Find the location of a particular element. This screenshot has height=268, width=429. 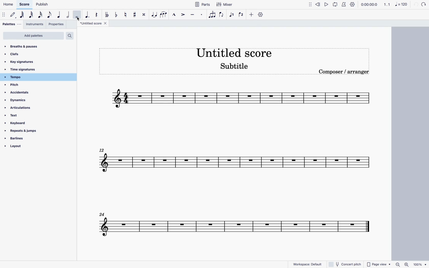

repeats & jumps is located at coordinates (25, 132).